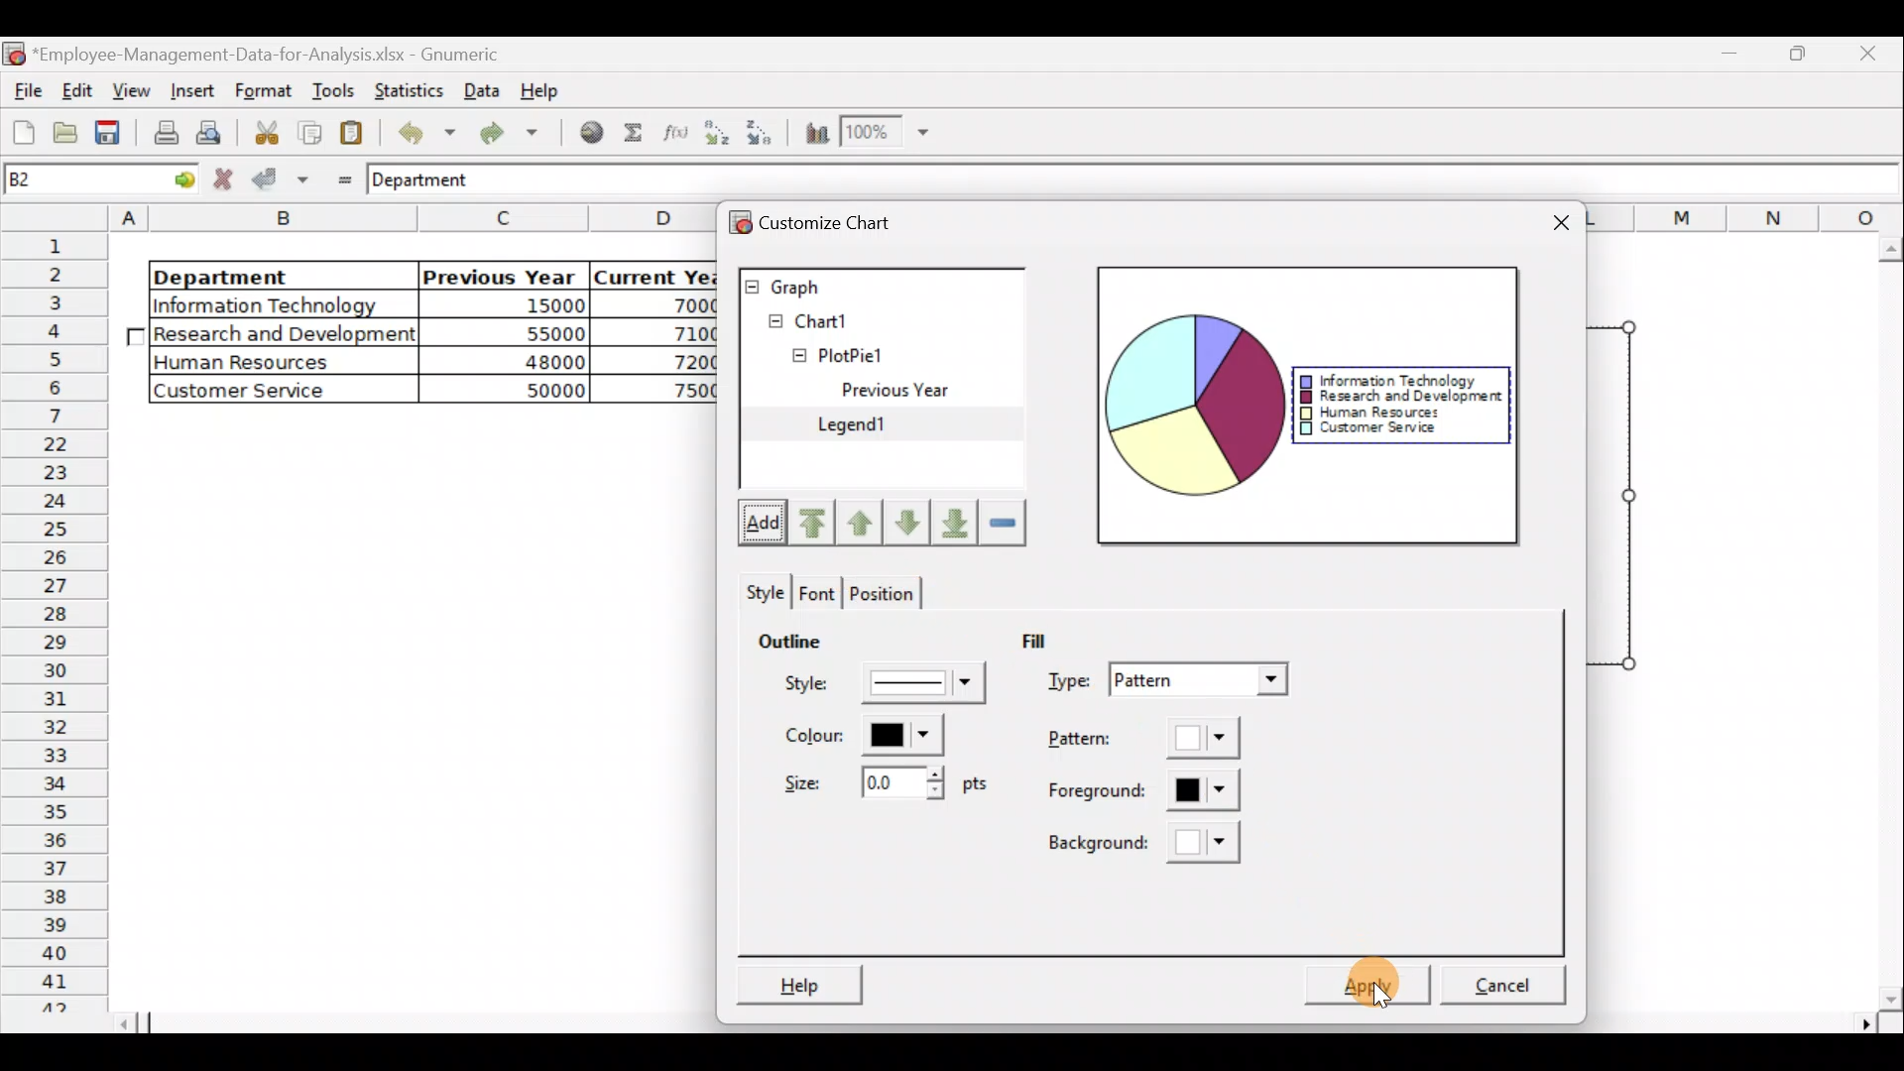  I want to click on Human Resources, so click(1369, 414).